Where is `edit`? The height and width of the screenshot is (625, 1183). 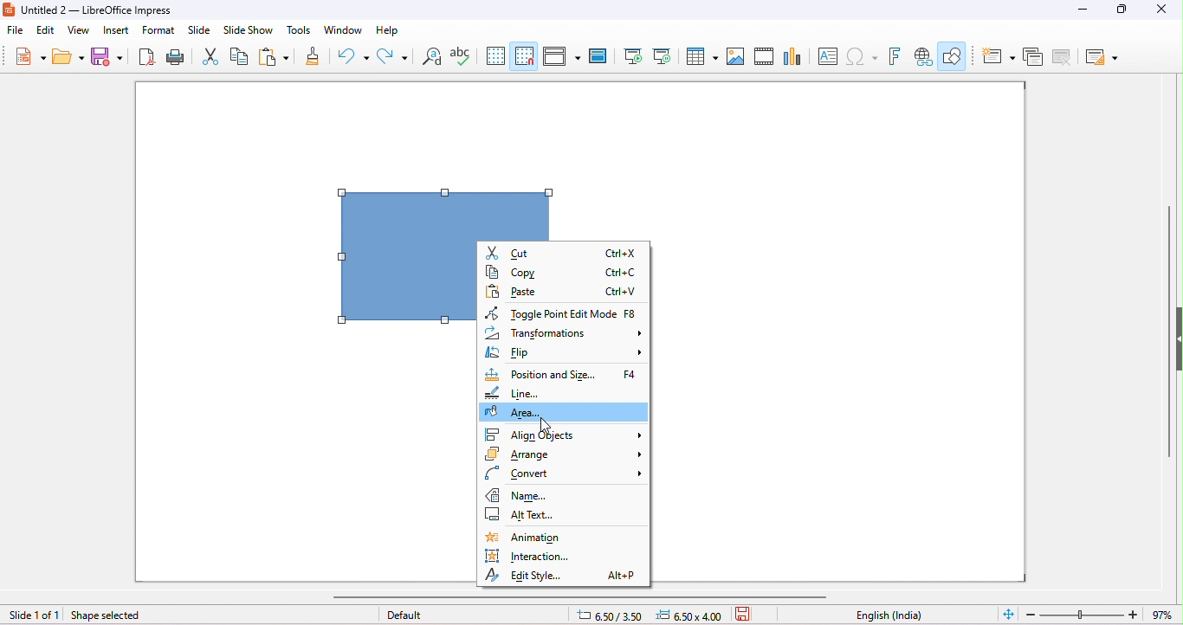 edit is located at coordinates (45, 31).